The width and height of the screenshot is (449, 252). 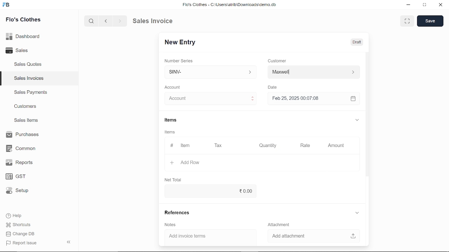 I want to click on minimize, so click(x=409, y=6).